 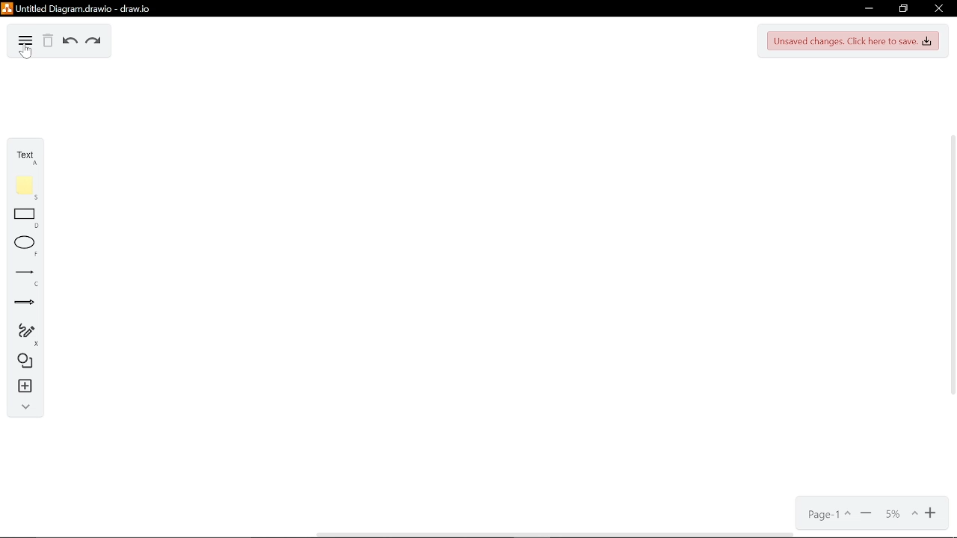 What do you see at coordinates (555, 534) in the screenshot?
I see `Horizontal scrollbar` at bounding box center [555, 534].